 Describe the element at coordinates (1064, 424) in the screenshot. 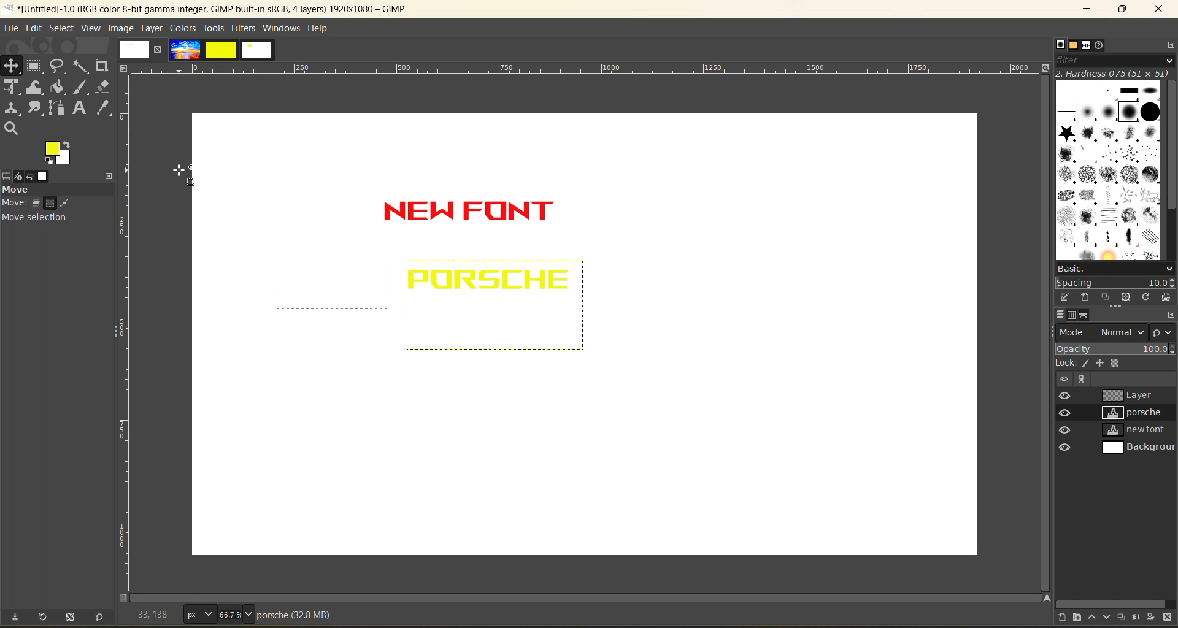

I see `preview` at that location.